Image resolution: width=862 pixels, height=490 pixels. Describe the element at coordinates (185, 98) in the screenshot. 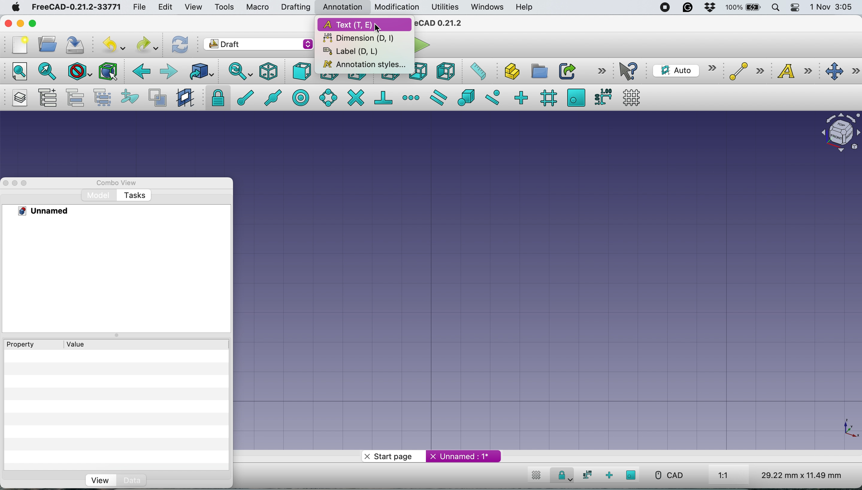

I see `create working plane proxy` at that location.